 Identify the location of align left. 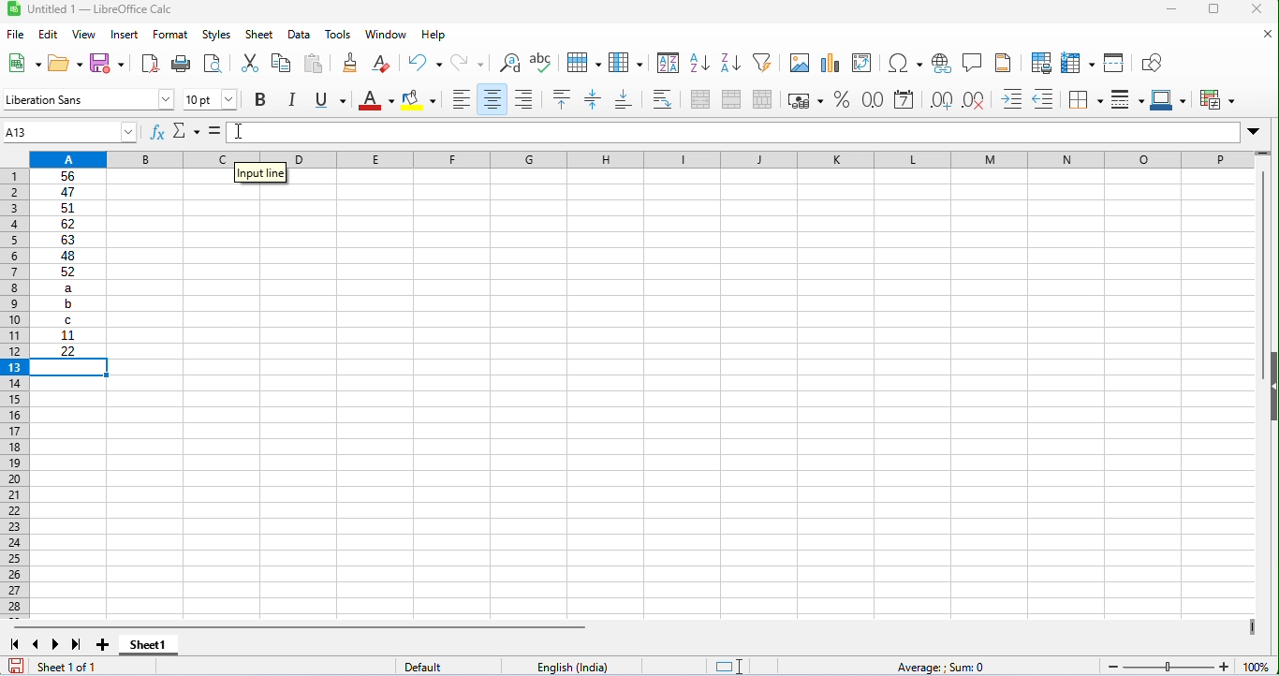
(459, 99).